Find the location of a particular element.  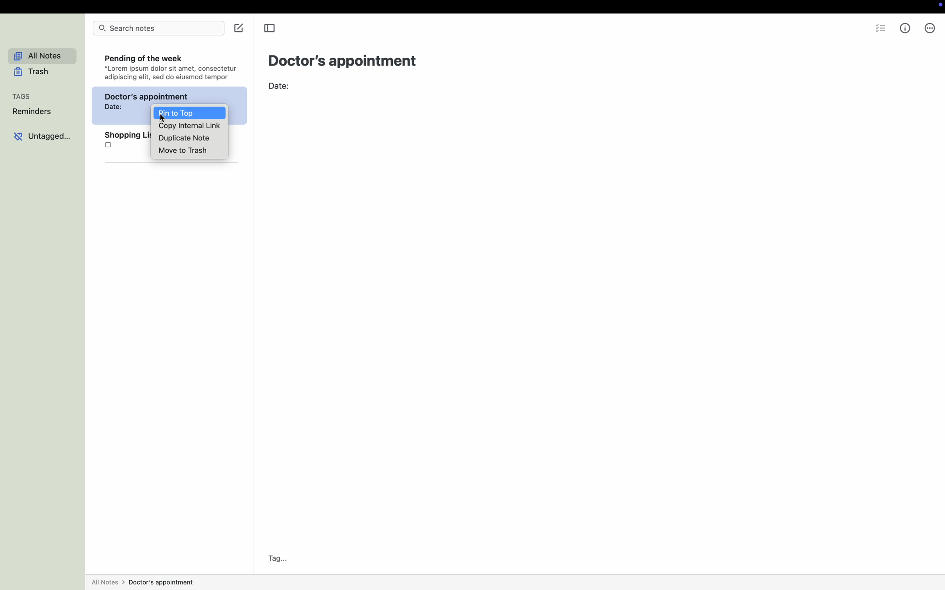

tags is located at coordinates (23, 97).